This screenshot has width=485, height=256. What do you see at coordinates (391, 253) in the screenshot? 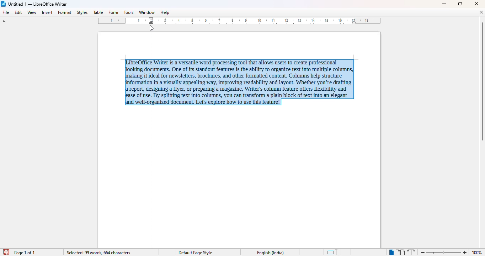
I see `single-page view` at bounding box center [391, 253].